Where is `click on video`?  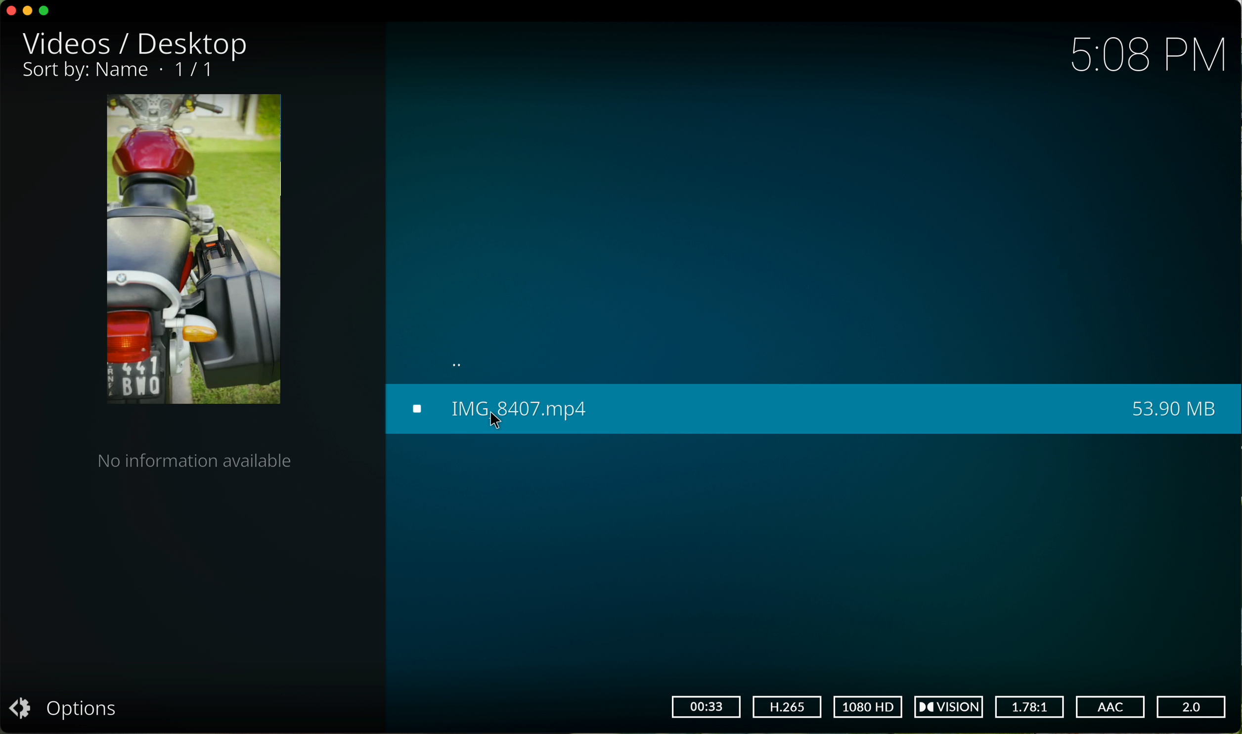
click on video is located at coordinates (811, 410).